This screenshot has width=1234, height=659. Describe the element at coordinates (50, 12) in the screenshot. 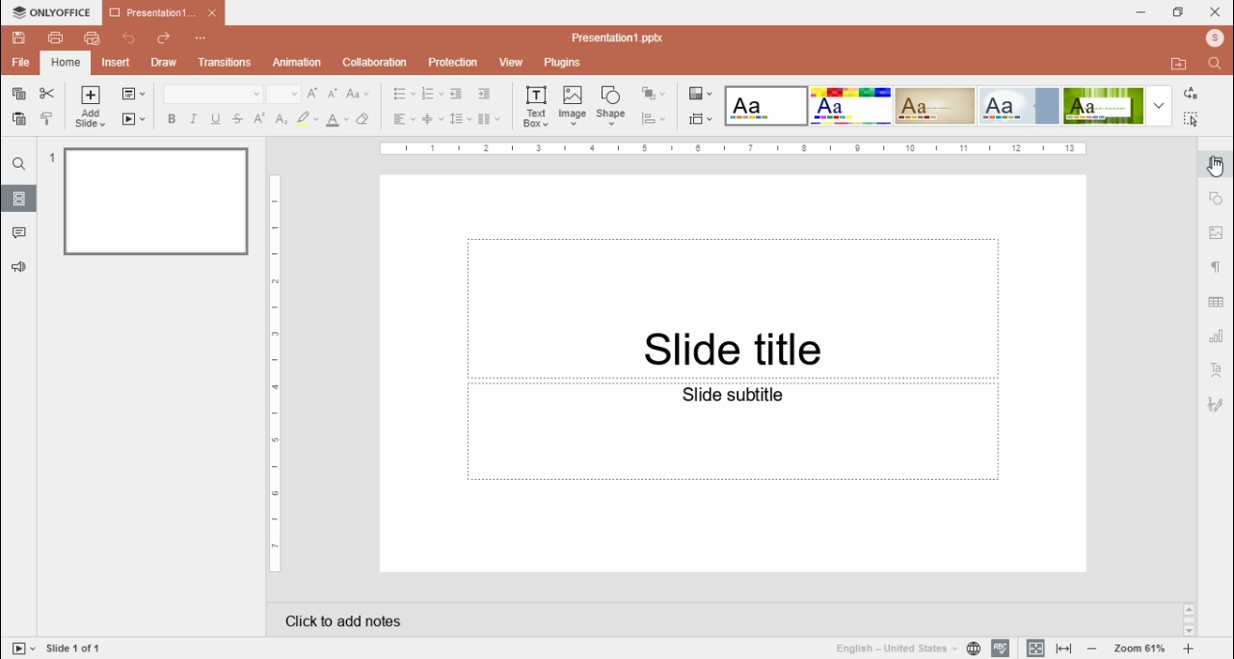

I see `icon` at that location.